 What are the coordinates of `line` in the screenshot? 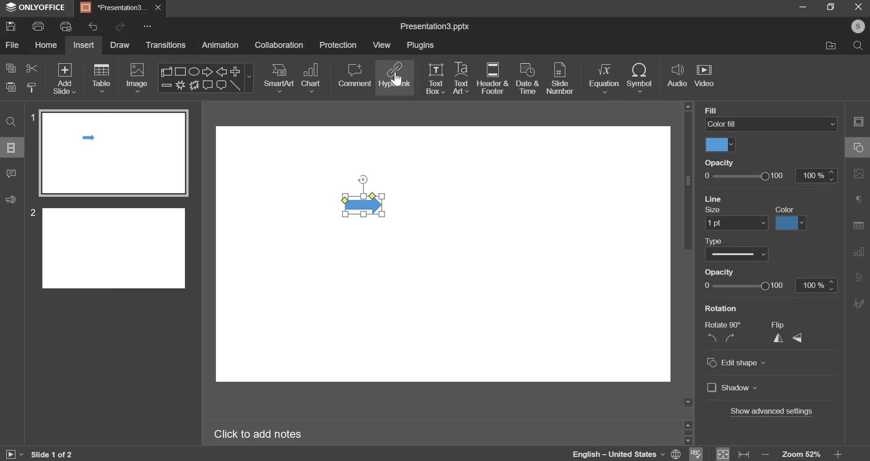 It's located at (235, 85).